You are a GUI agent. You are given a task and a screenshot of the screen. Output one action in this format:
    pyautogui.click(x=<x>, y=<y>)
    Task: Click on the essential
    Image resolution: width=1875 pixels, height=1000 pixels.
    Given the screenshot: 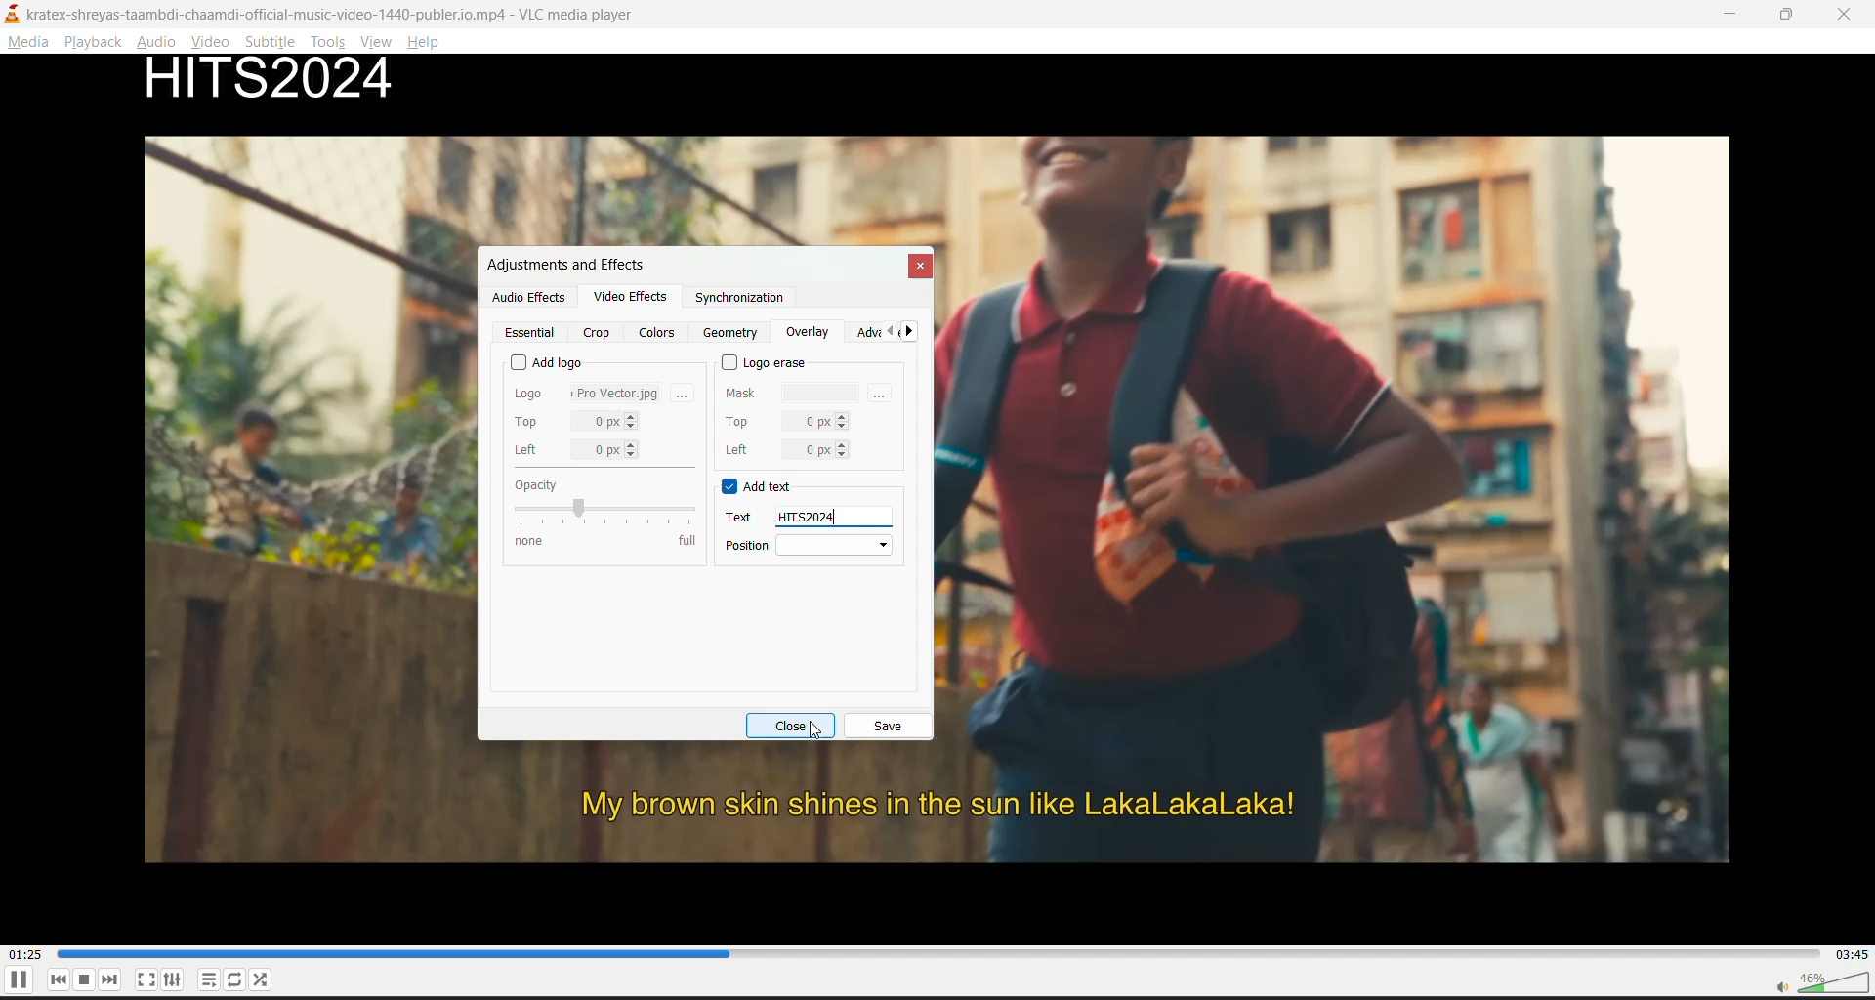 What is the action you would take?
    pyautogui.click(x=533, y=333)
    